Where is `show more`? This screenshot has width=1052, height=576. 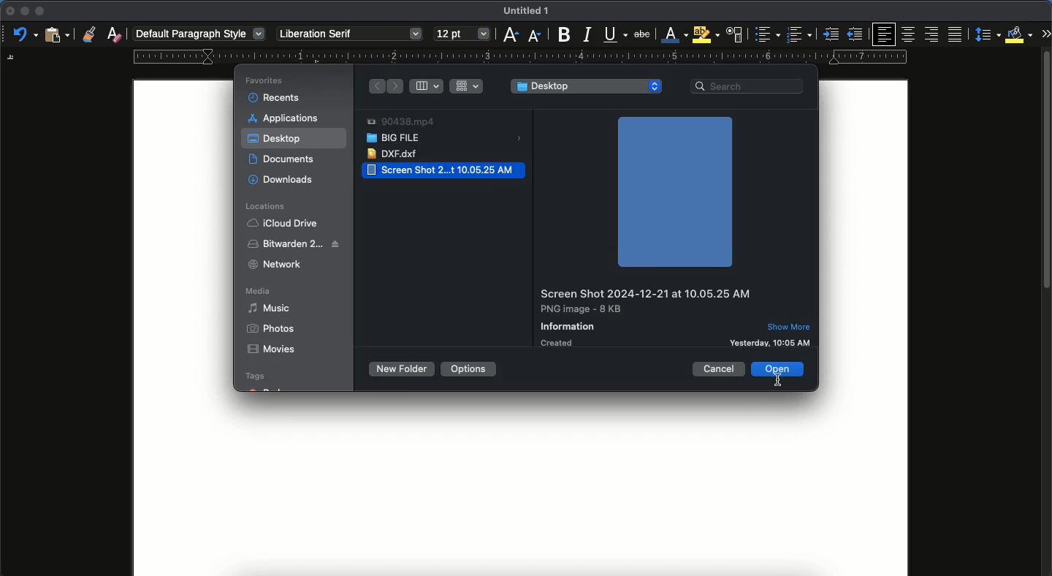
show more is located at coordinates (792, 326).